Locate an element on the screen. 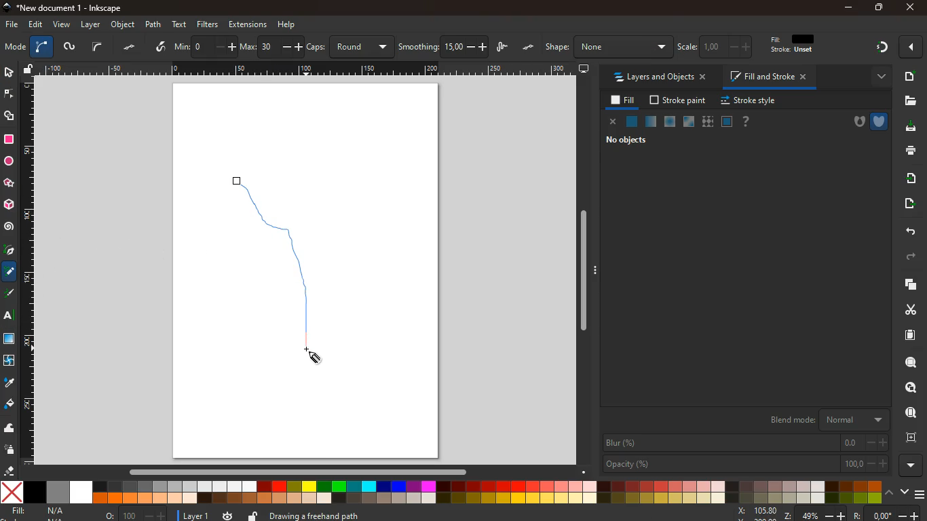 The width and height of the screenshot is (927, 521). blur is located at coordinates (746, 443).